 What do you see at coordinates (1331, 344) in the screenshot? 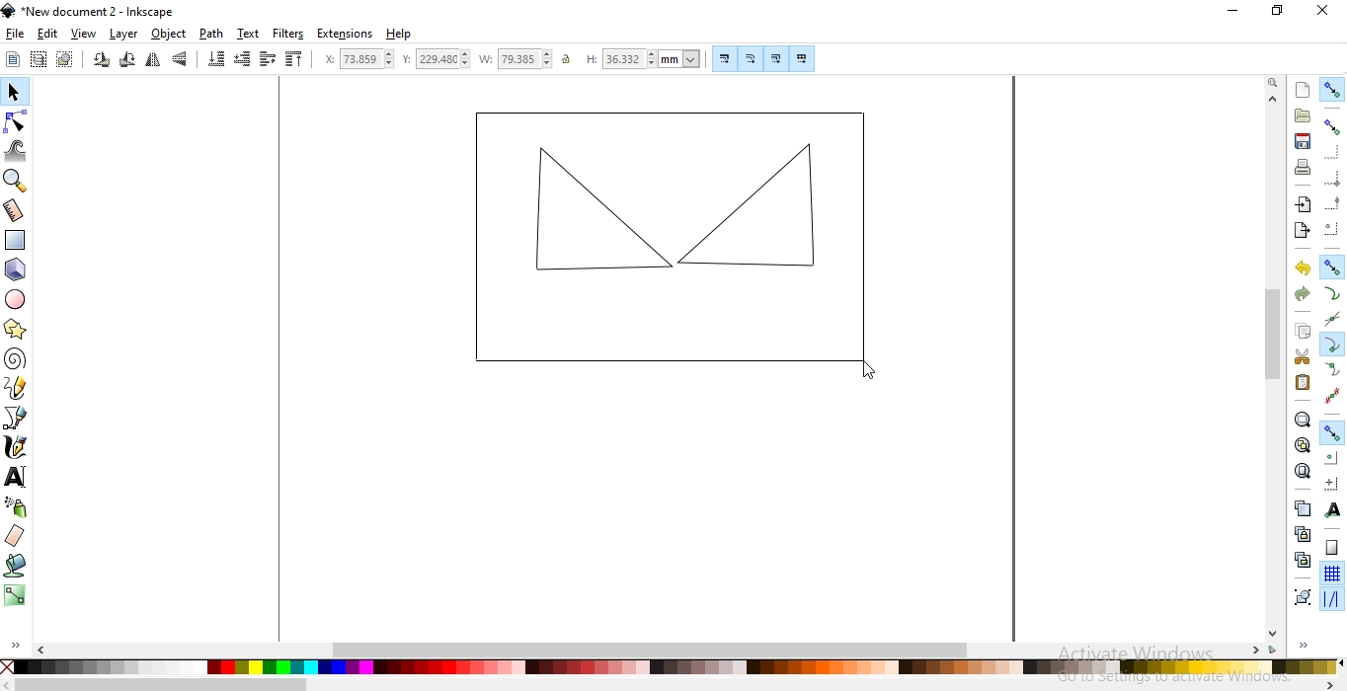
I see `snap cusp nodes incl. rectangle corners` at bounding box center [1331, 344].